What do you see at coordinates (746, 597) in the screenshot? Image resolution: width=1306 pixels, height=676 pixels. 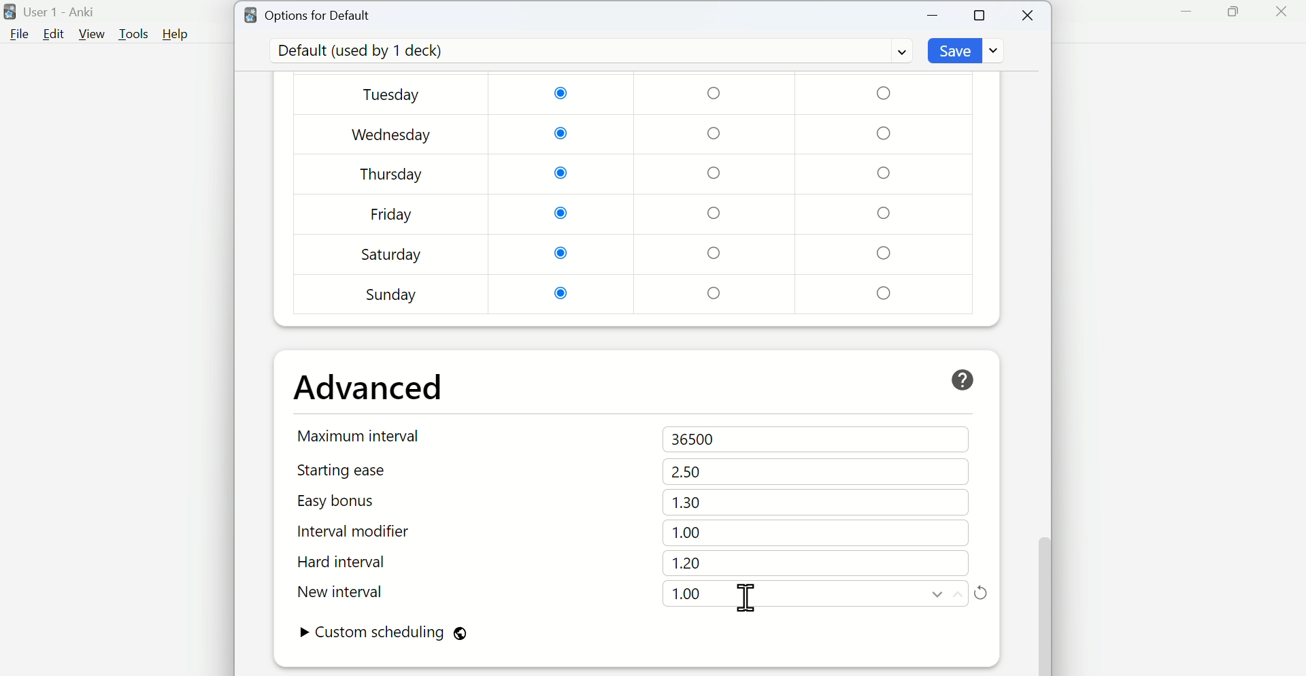 I see `cursor` at bounding box center [746, 597].